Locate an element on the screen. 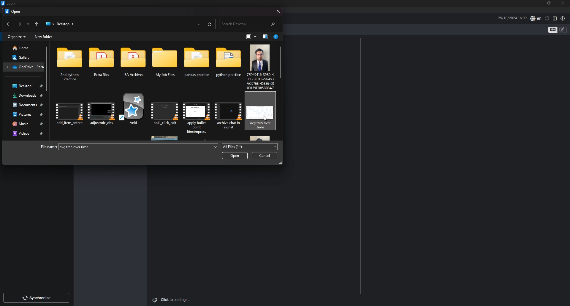  add_item_artero is located at coordinates (70, 116).